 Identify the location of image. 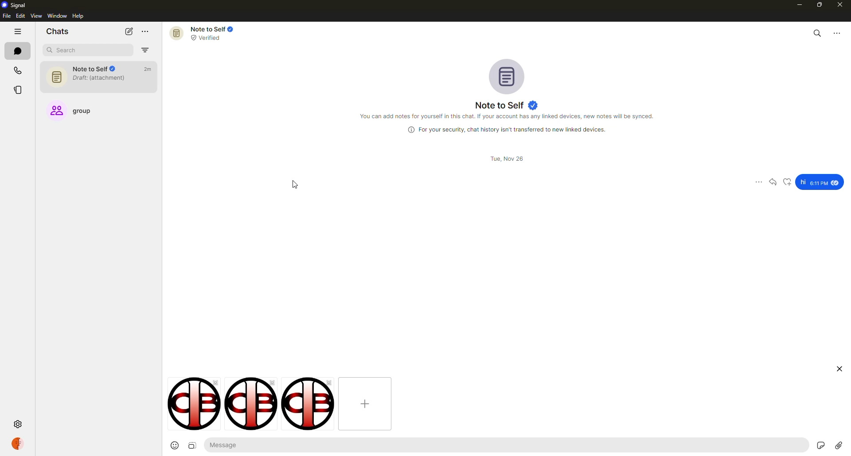
(192, 445).